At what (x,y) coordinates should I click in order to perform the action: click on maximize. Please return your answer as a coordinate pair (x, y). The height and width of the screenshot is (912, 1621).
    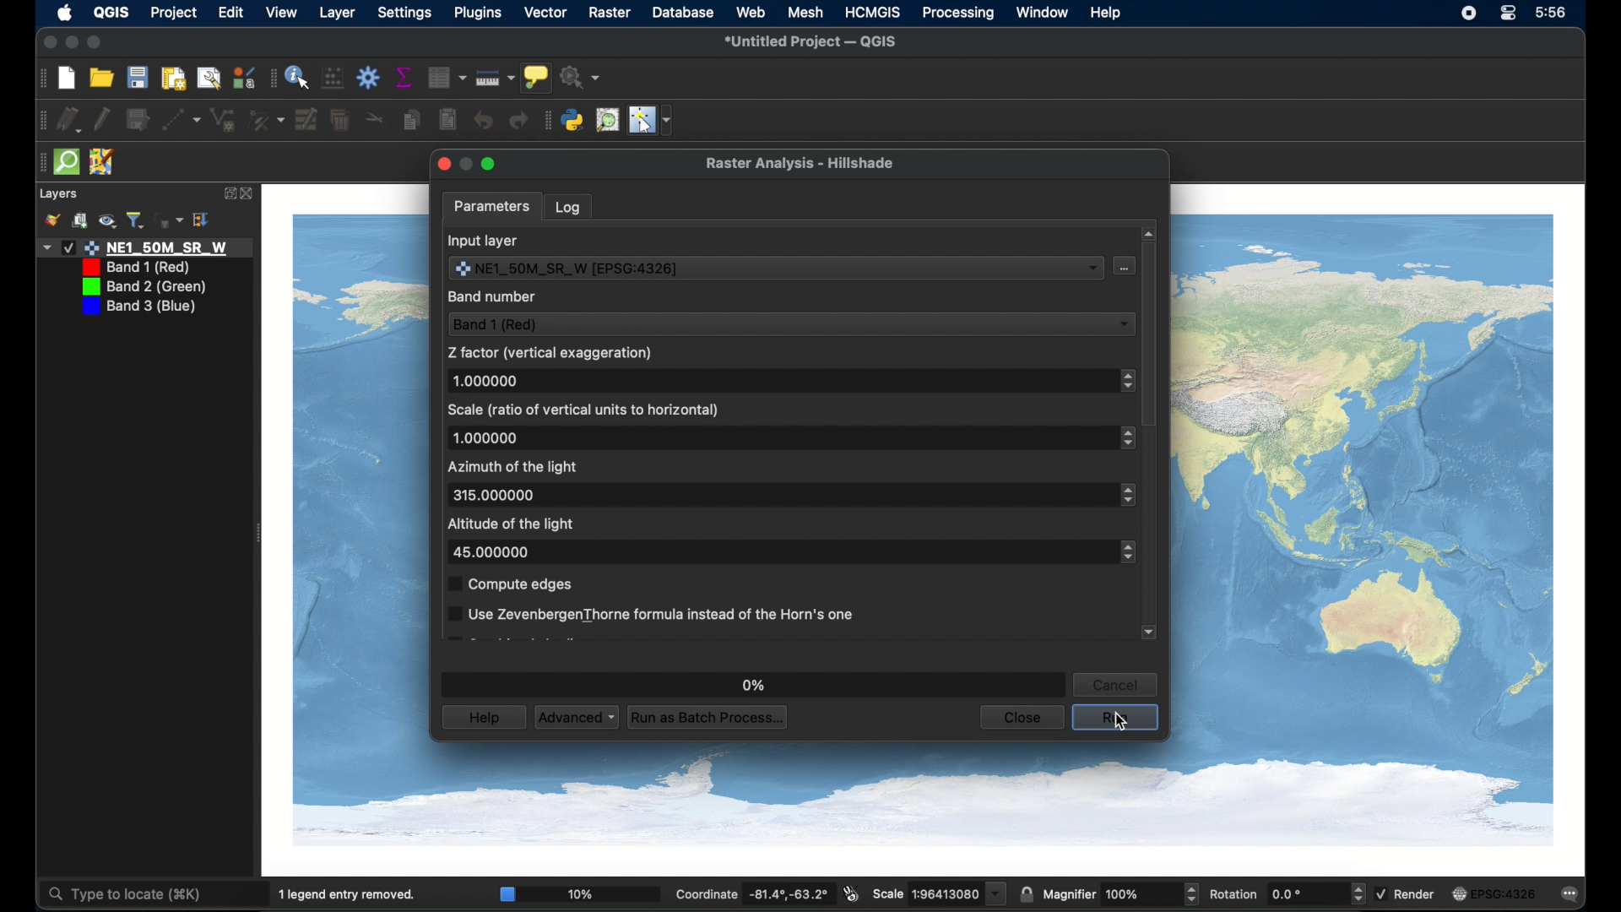
    Looking at the image, I should click on (95, 43).